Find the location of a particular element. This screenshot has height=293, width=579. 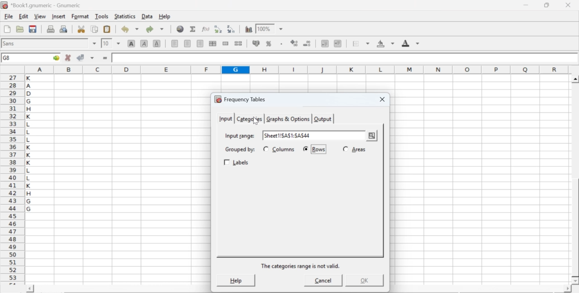

application name is located at coordinates (43, 4).